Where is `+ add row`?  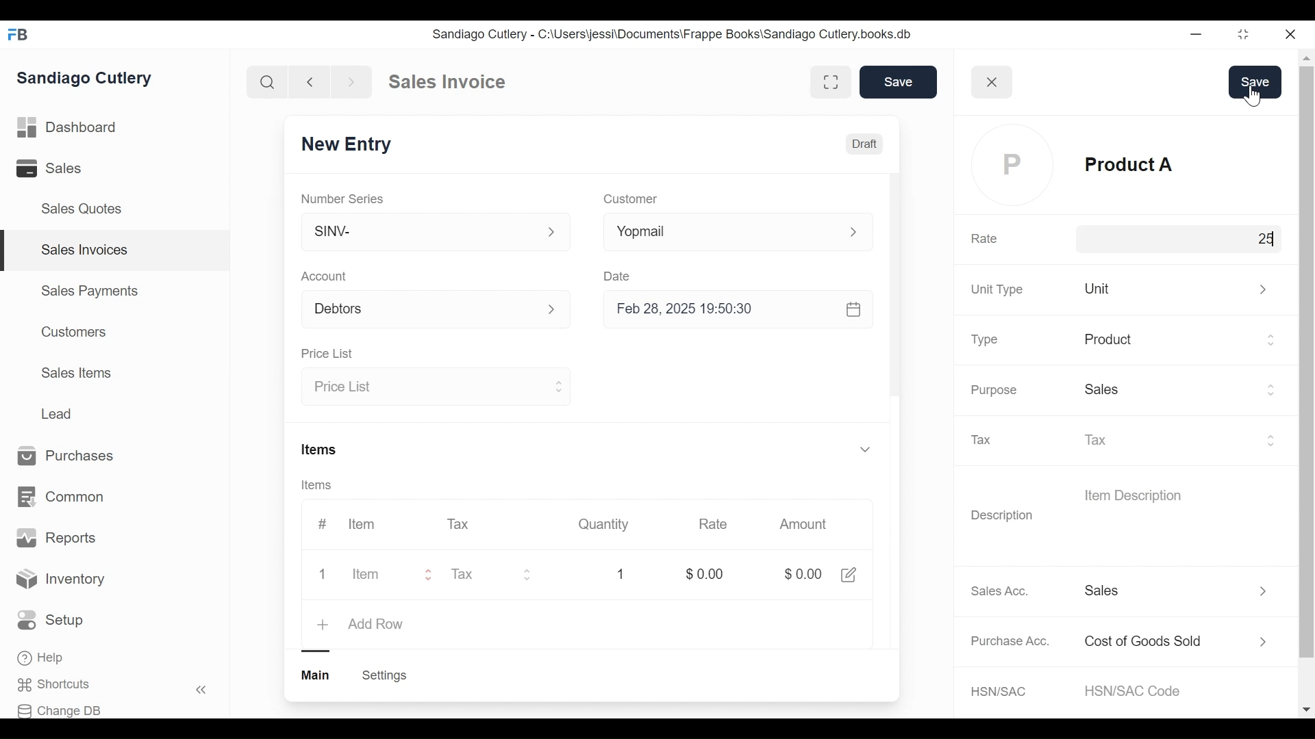 + add row is located at coordinates (363, 623).